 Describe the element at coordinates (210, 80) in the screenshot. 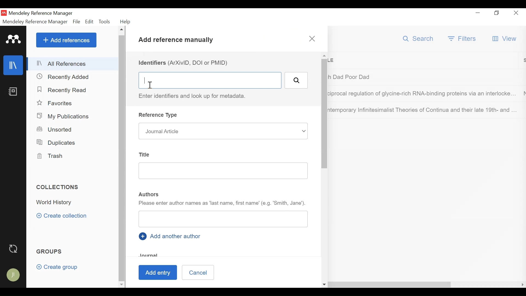

I see `Identifiers (DOI ArXivID or PMID) Field` at that location.